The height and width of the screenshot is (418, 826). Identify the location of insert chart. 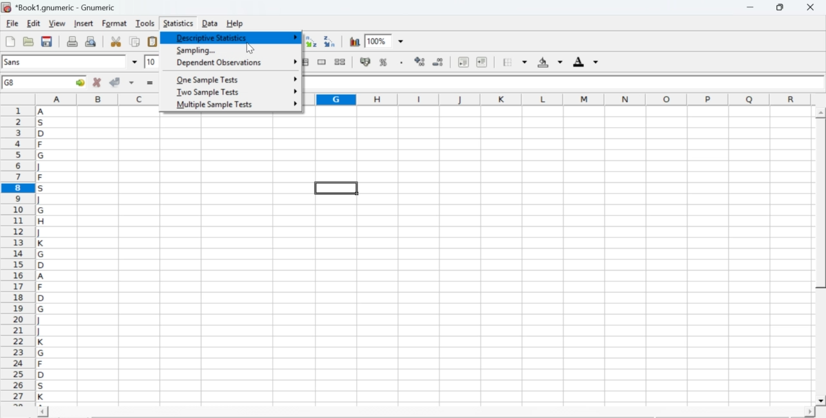
(355, 41).